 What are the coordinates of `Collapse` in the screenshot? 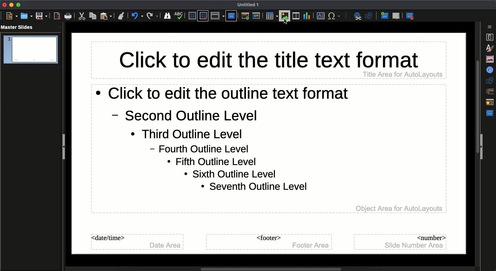 It's located at (482, 147).